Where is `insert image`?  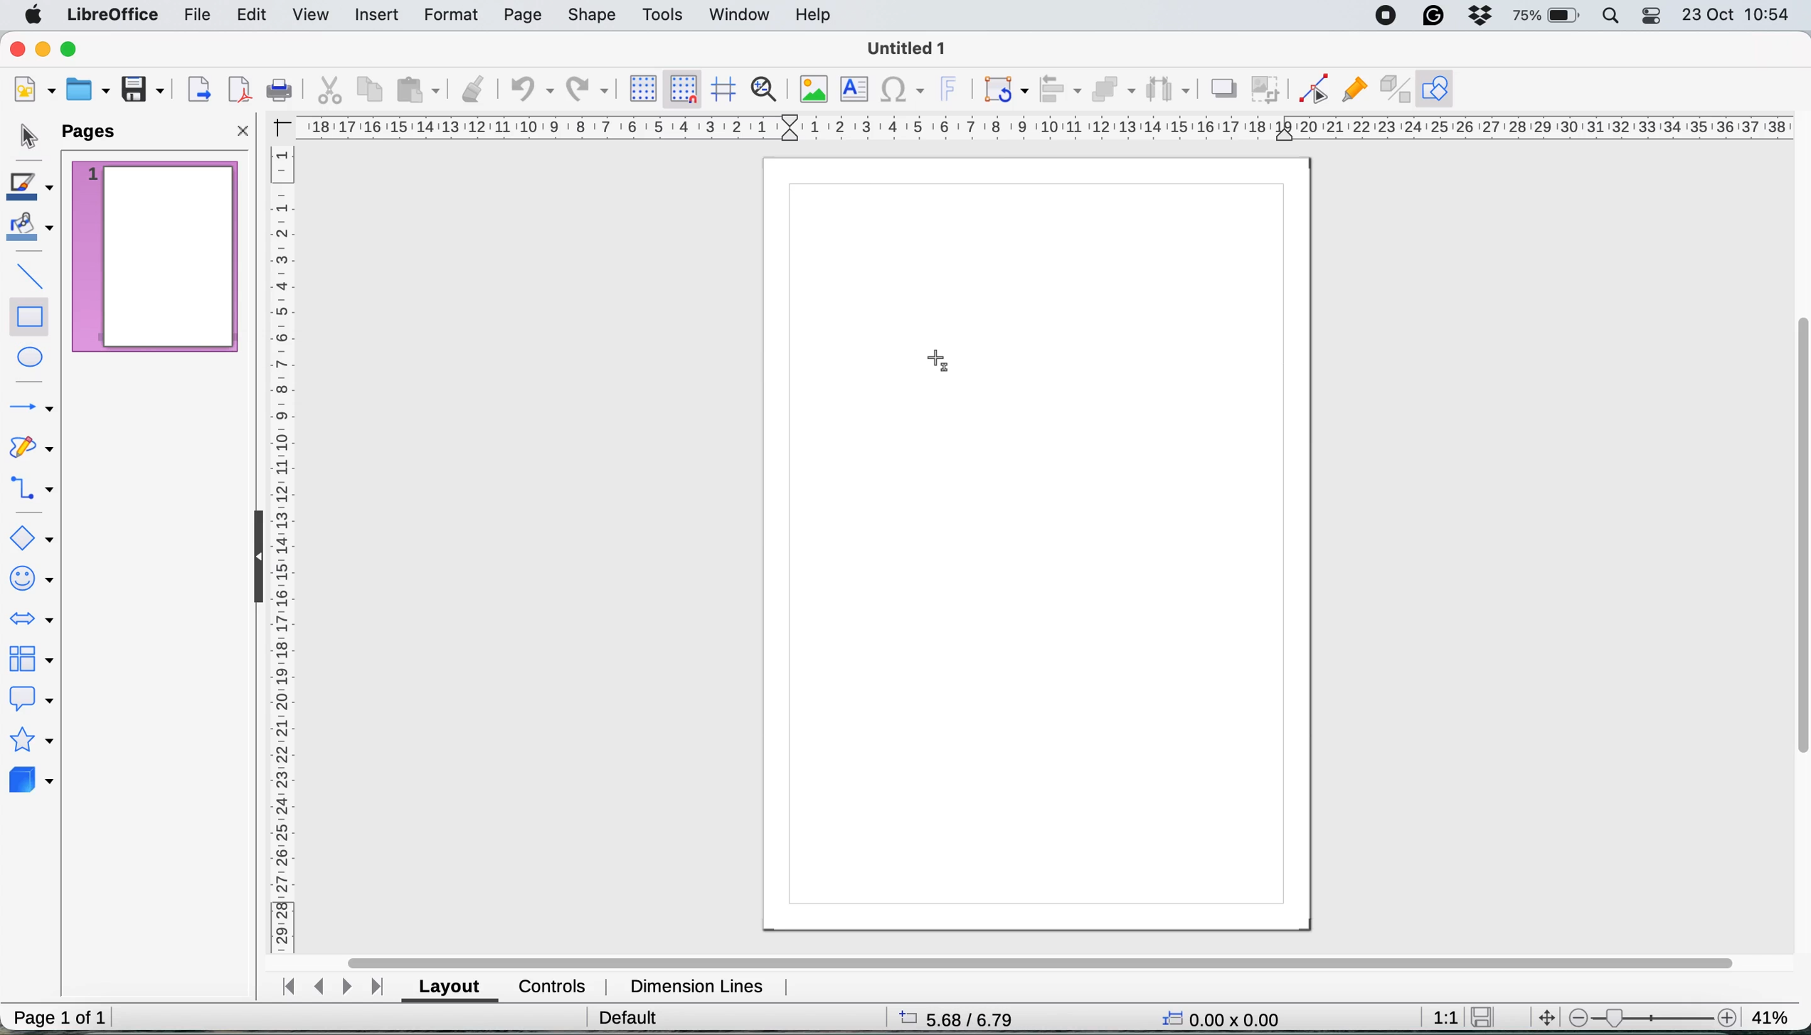
insert image is located at coordinates (819, 87).